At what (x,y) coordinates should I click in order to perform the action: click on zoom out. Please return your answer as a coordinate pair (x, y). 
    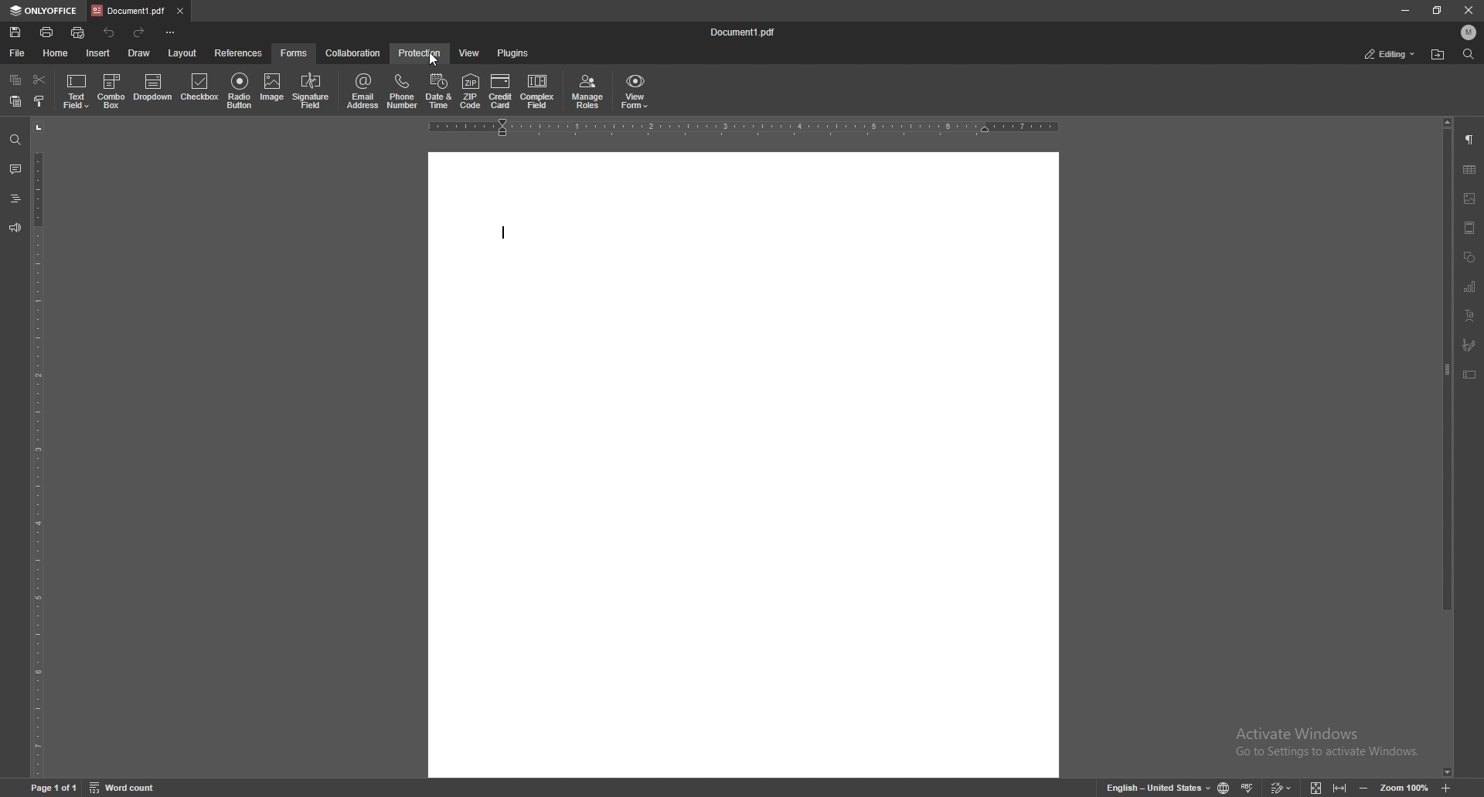
    Looking at the image, I should click on (1367, 786).